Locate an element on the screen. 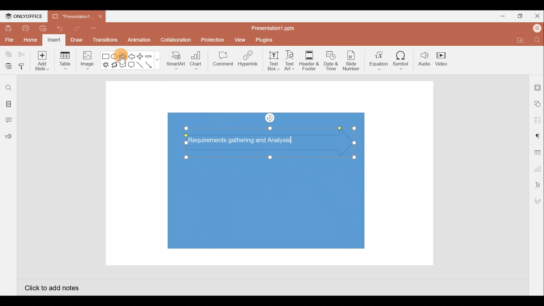 This screenshot has height=306, width=544. Click to add notes is located at coordinates (52, 287).